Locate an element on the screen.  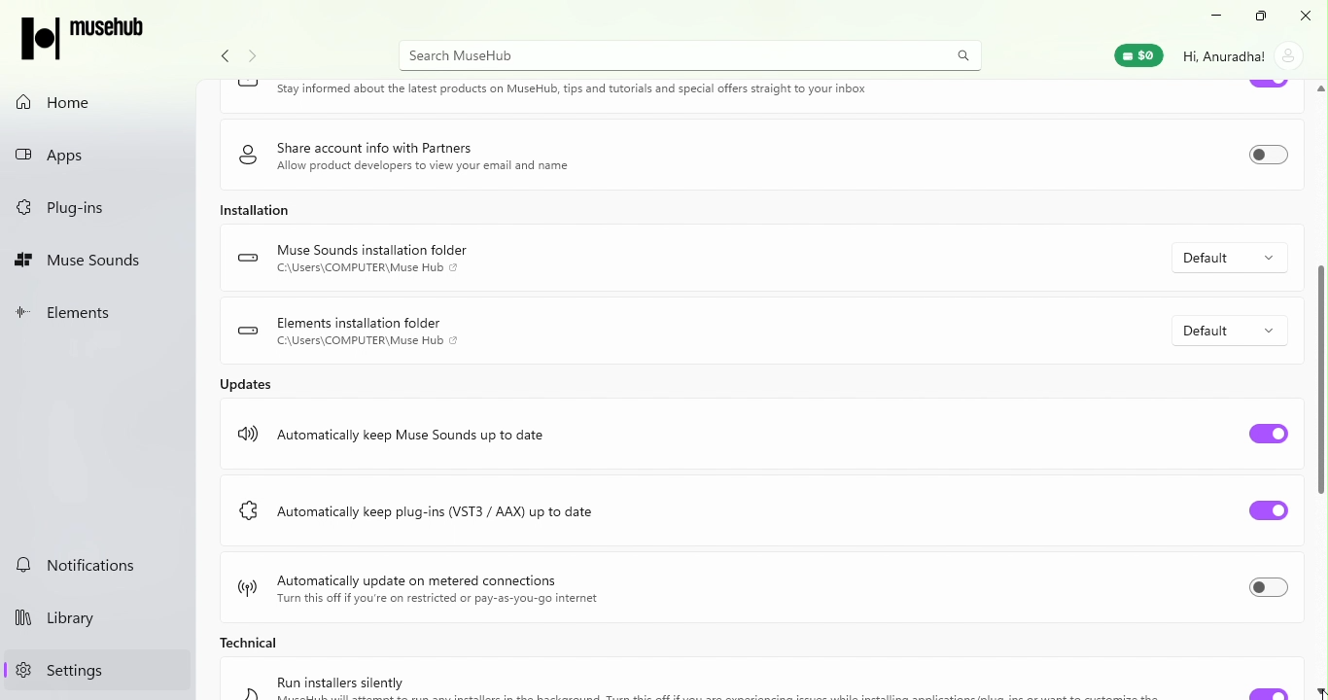
Toggle is located at coordinates (1268, 586).